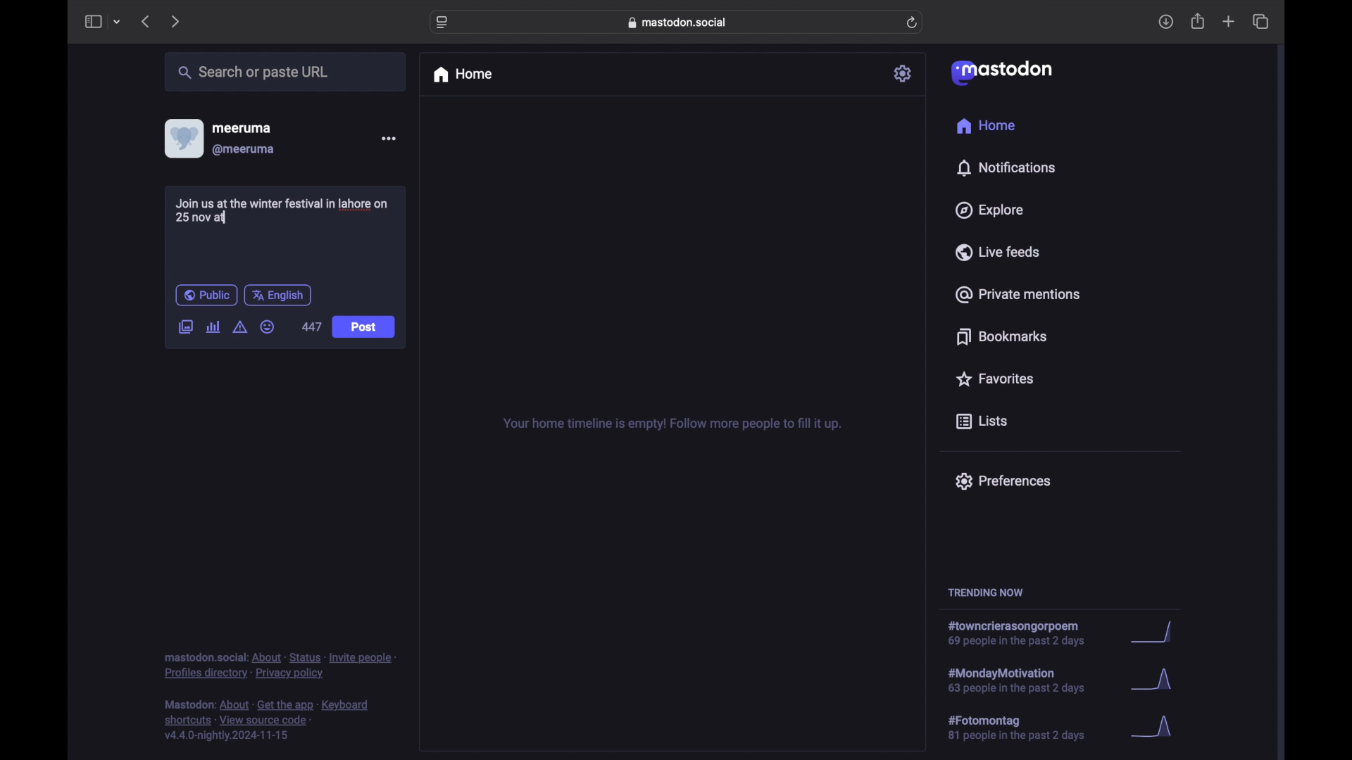 This screenshot has height=760, width=1352. What do you see at coordinates (462, 75) in the screenshot?
I see `home` at bounding box center [462, 75].